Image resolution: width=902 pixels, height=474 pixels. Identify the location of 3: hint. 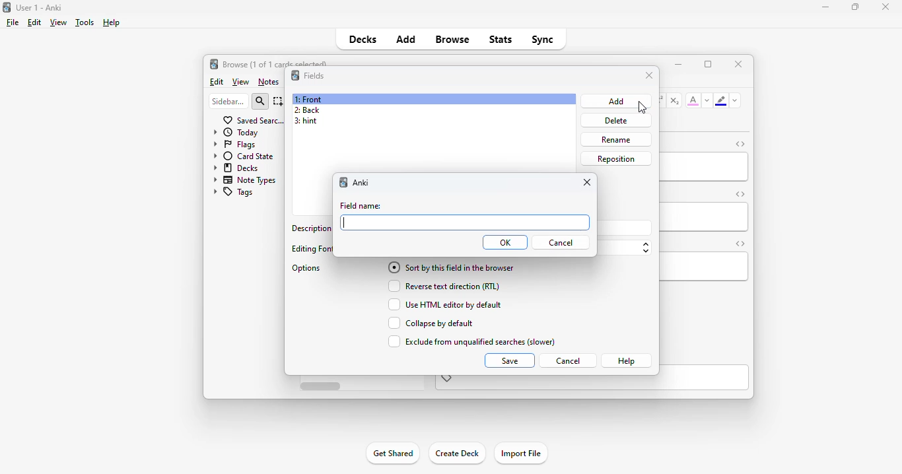
(305, 121).